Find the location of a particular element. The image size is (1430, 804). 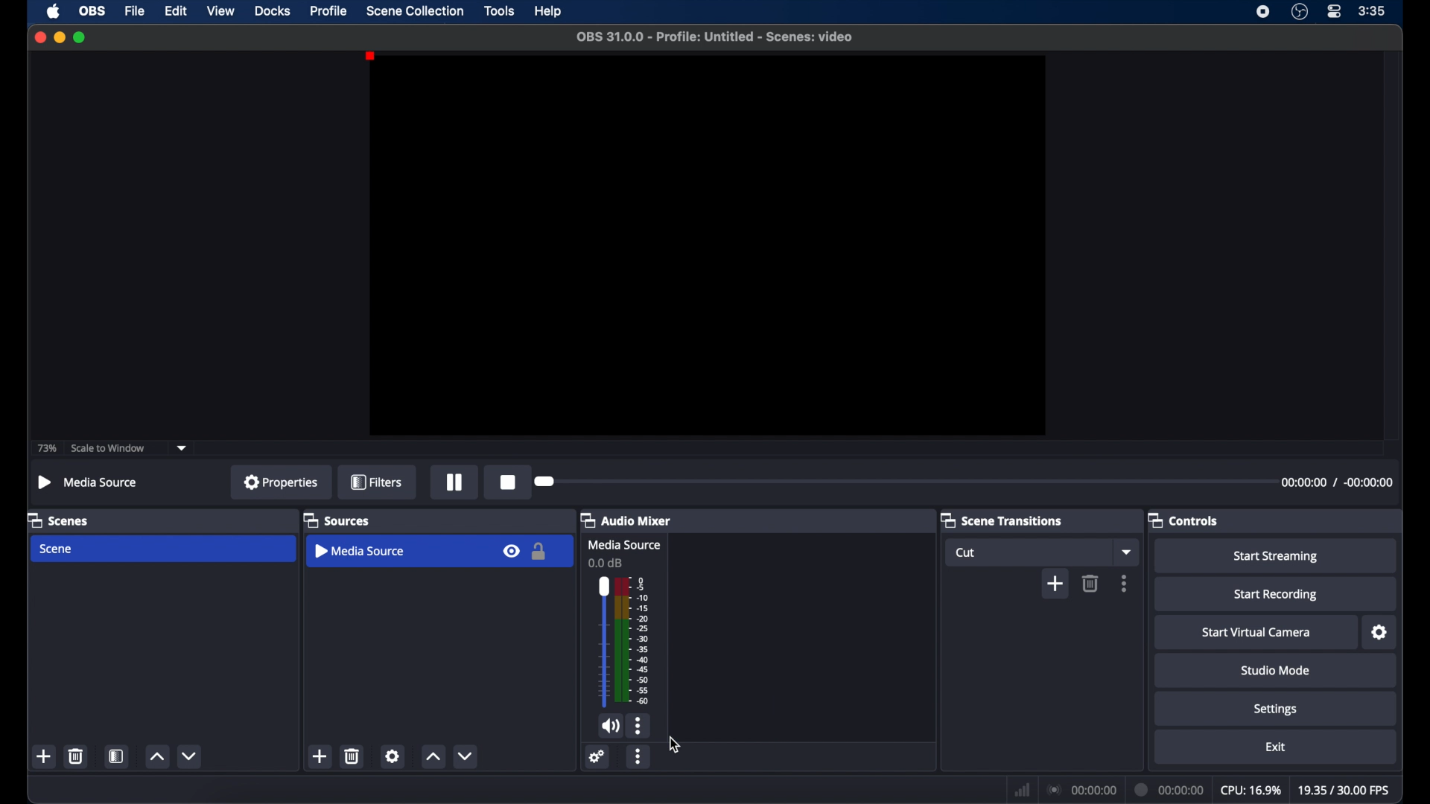

scene filters is located at coordinates (116, 756).